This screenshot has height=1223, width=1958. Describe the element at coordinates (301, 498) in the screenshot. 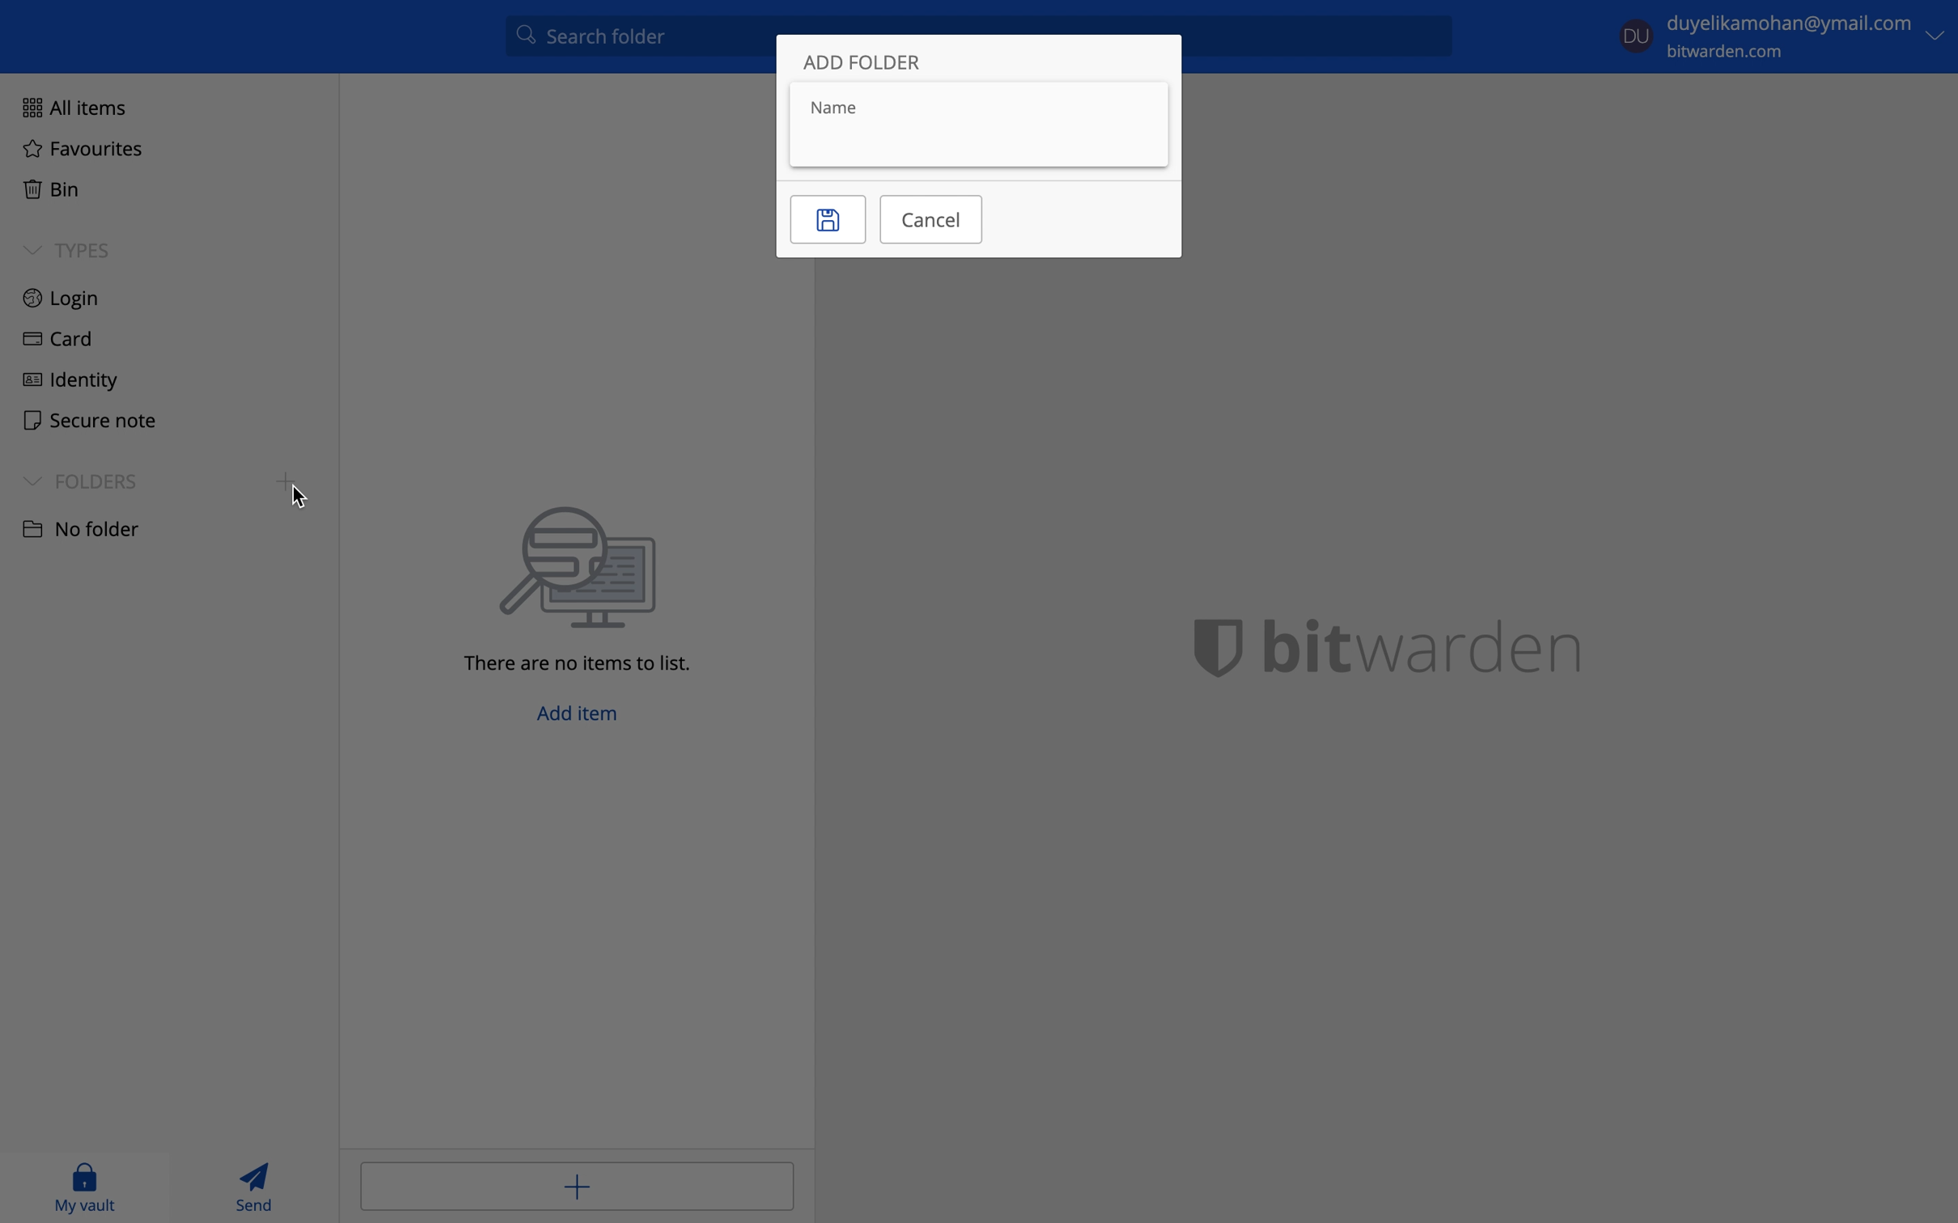

I see `cursor` at that location.